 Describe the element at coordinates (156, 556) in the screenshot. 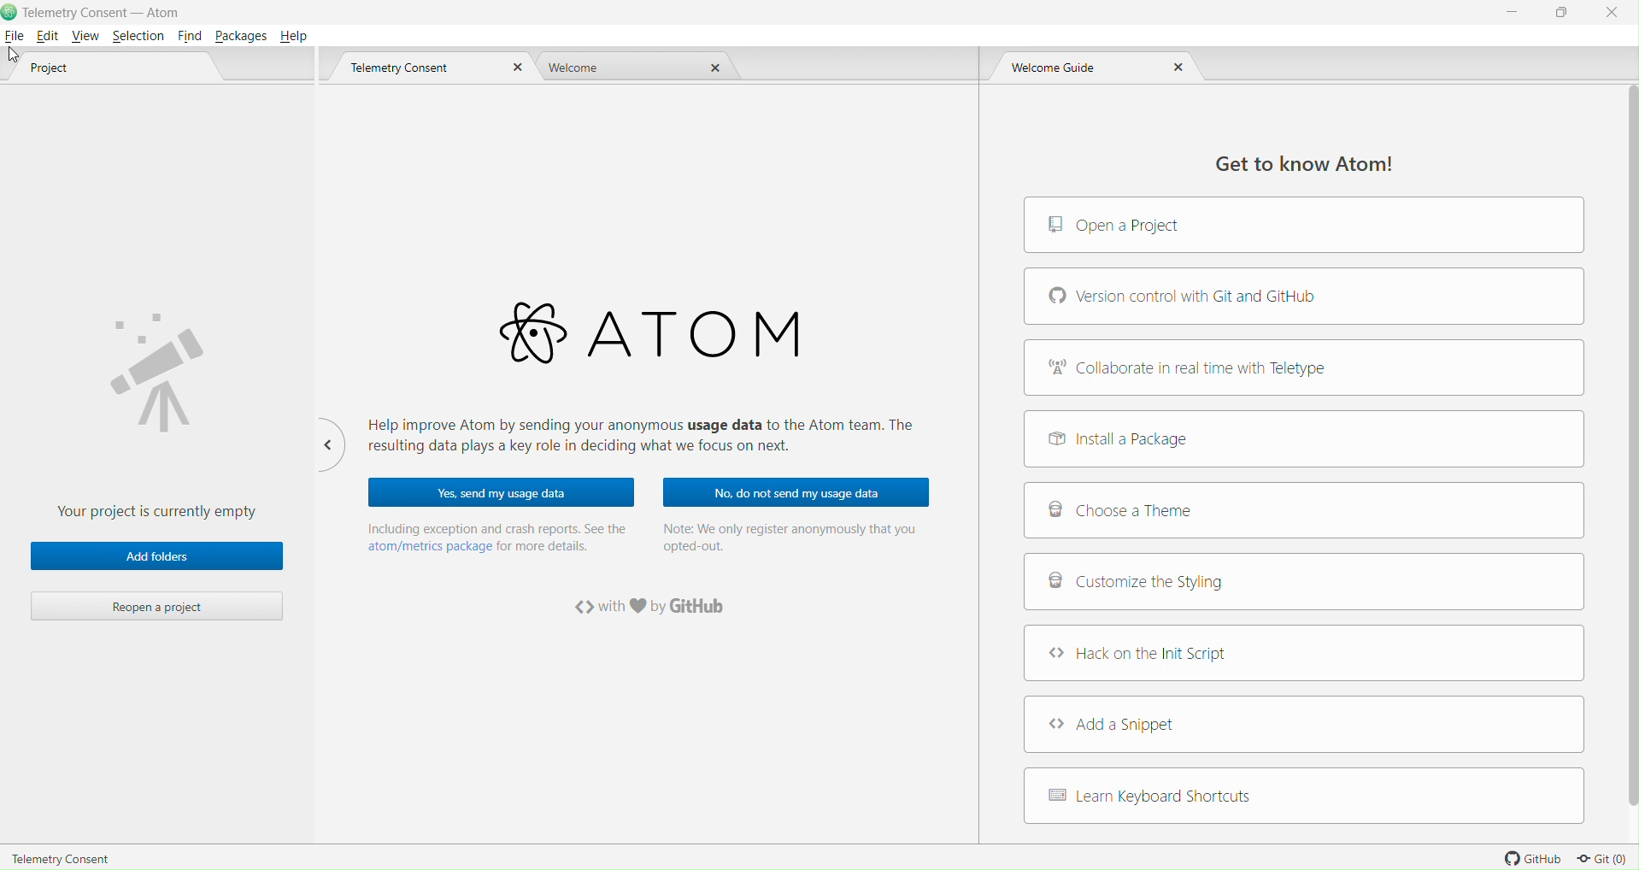

I see `Add Folders` at that location.